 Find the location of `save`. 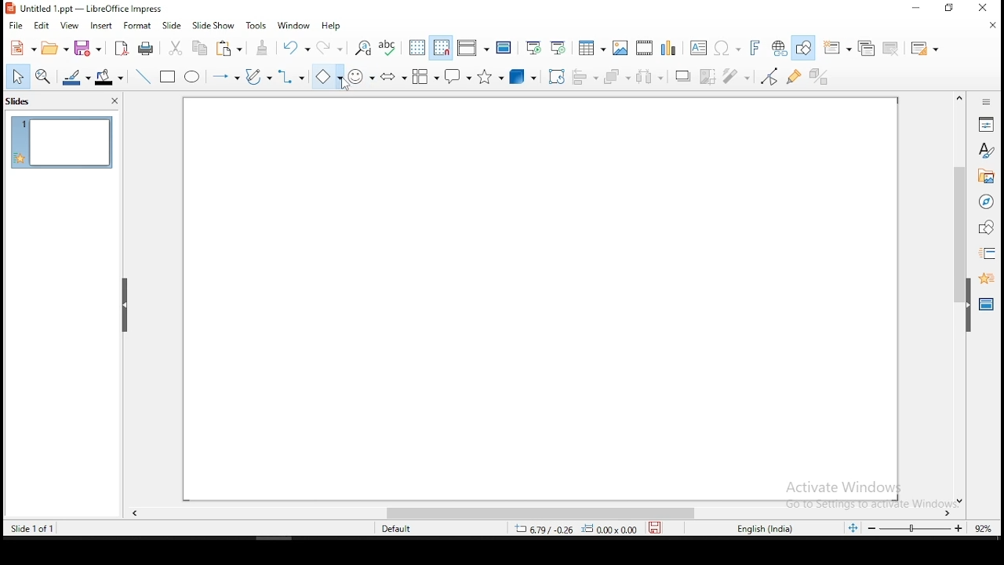

save is located at coordinates (655, 530).